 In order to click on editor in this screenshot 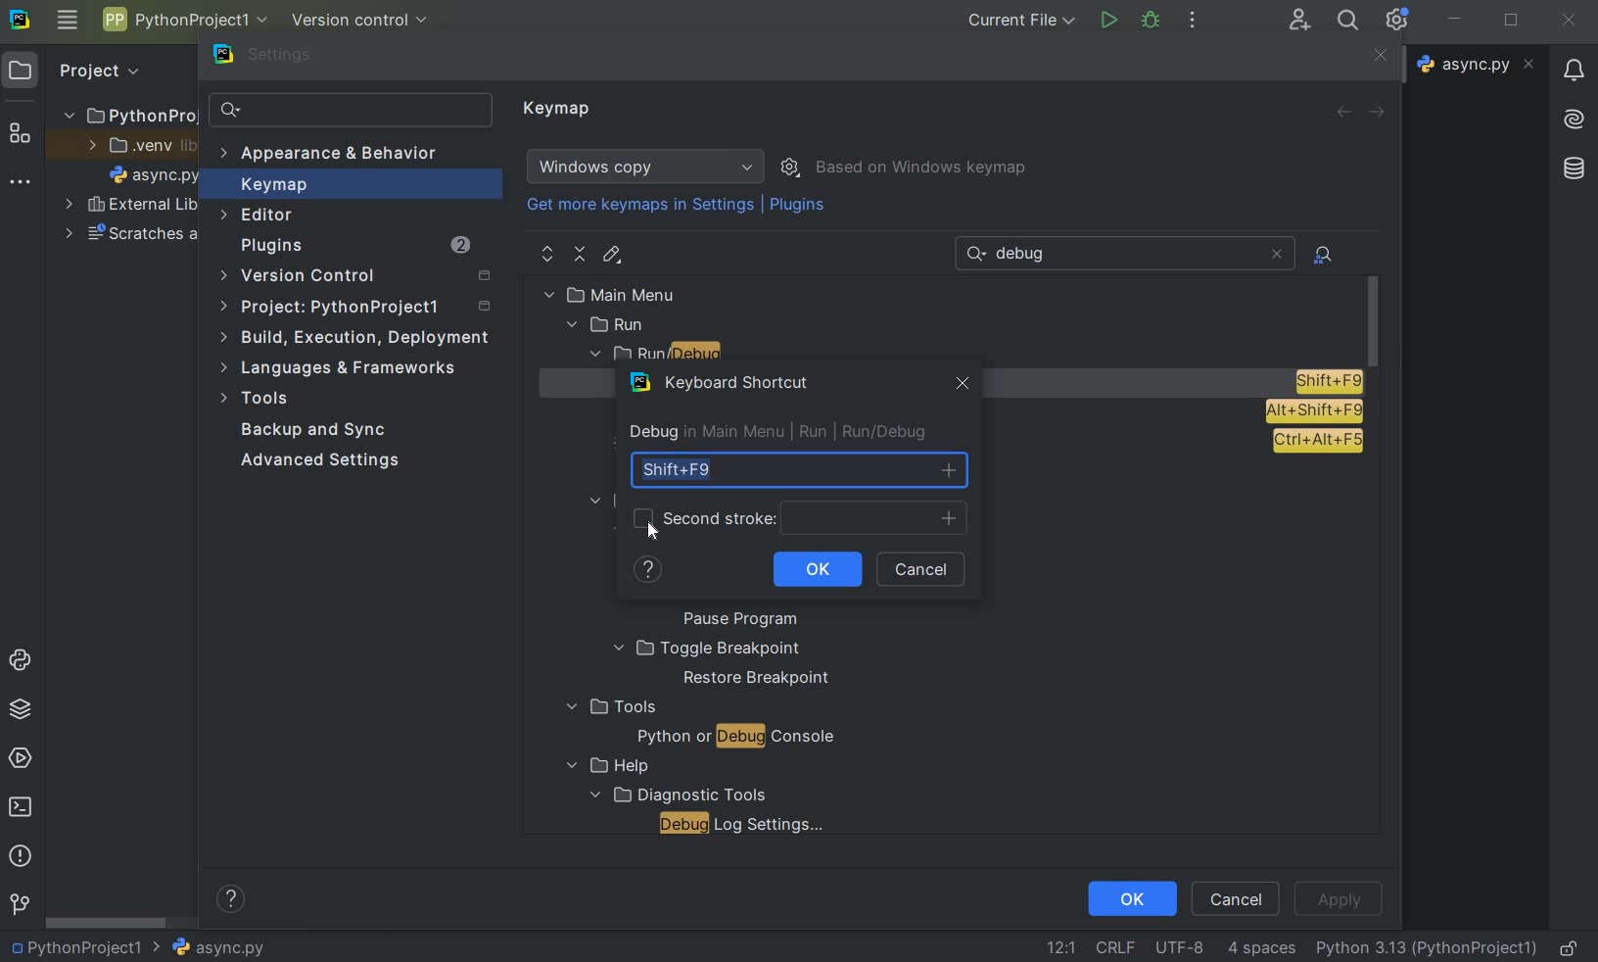, I will do `click(258, 215)`.